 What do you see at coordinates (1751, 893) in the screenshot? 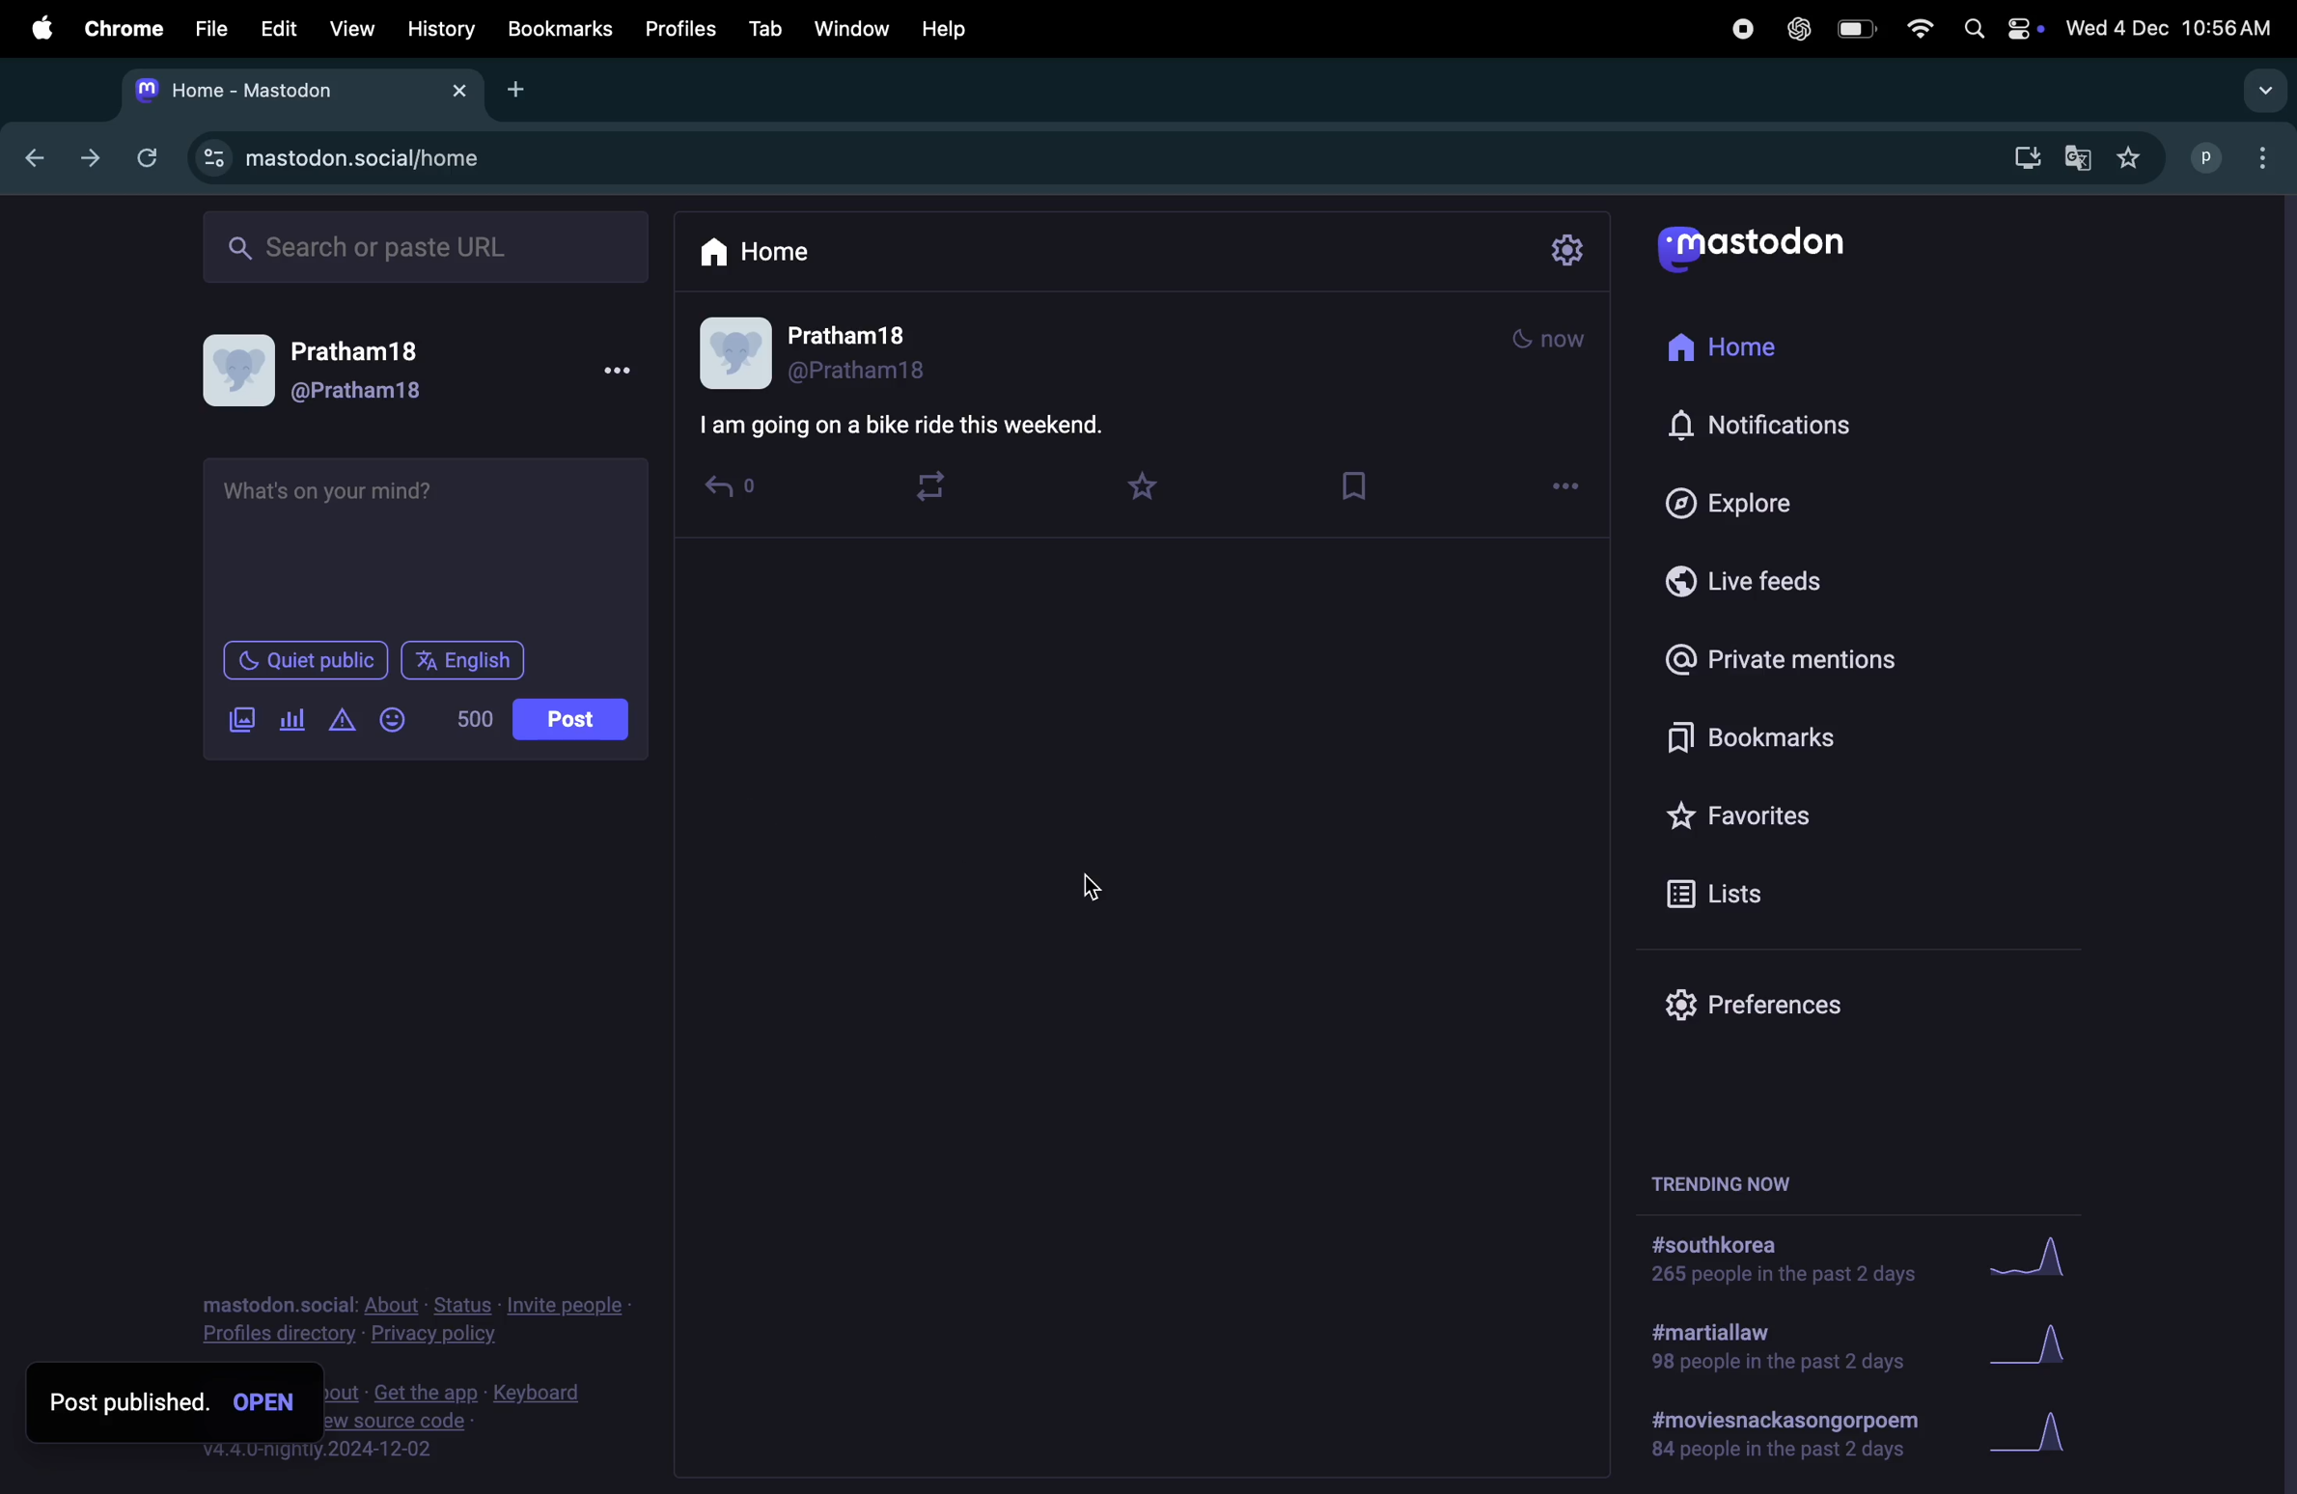
I see `Lists` at bounding box center [1751, 893].